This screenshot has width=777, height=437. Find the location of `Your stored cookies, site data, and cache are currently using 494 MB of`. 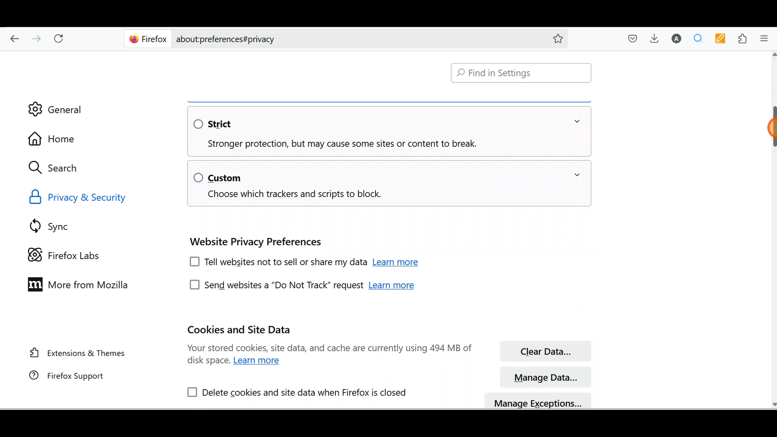

Your stored cookies, site data, and cache are currently using 494 MB of is located at coordinates (329, 348).